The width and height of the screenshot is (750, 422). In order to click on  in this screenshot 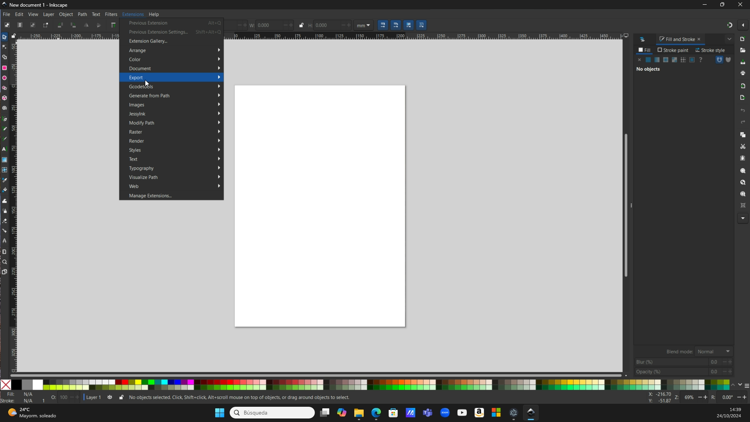, I will do `click(34, 15)`.